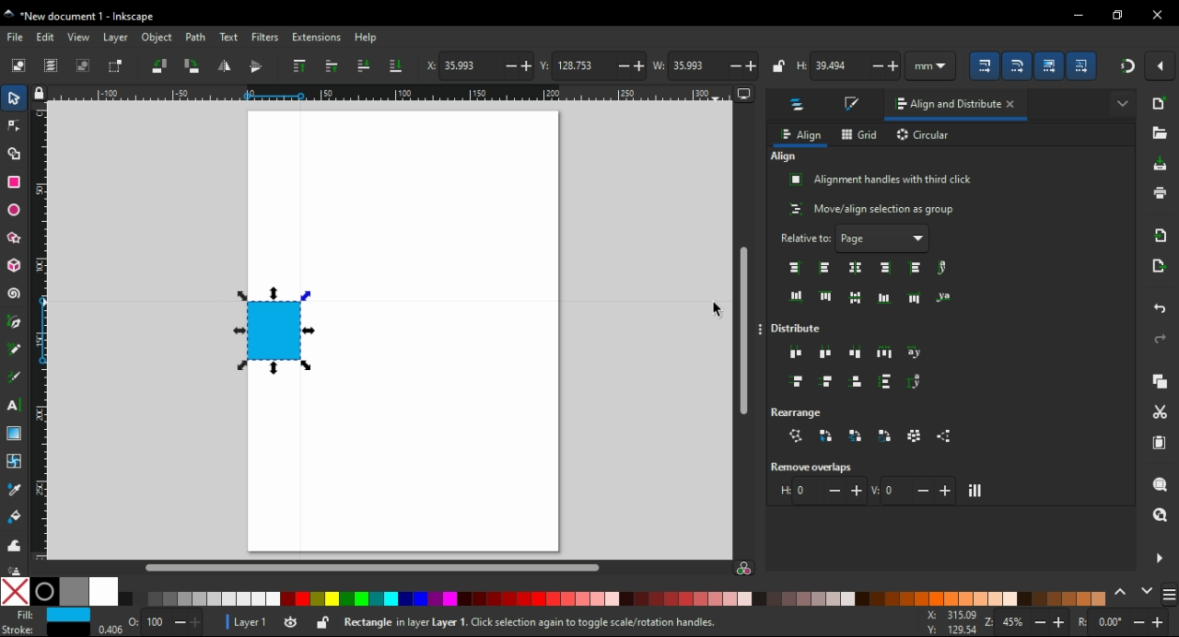 The image size is (1179, 637). Describe the element at coordinates (761, 331) in the screenshot. I see `more options` at that location.